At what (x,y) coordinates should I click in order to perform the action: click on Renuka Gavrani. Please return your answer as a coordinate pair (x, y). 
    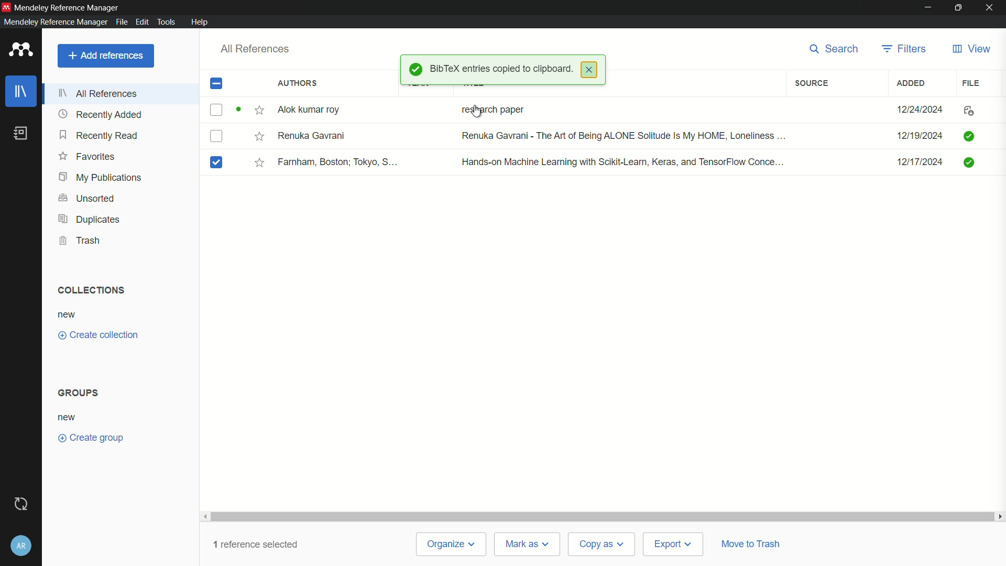
    Looking at the image, I should click on (315, 137).